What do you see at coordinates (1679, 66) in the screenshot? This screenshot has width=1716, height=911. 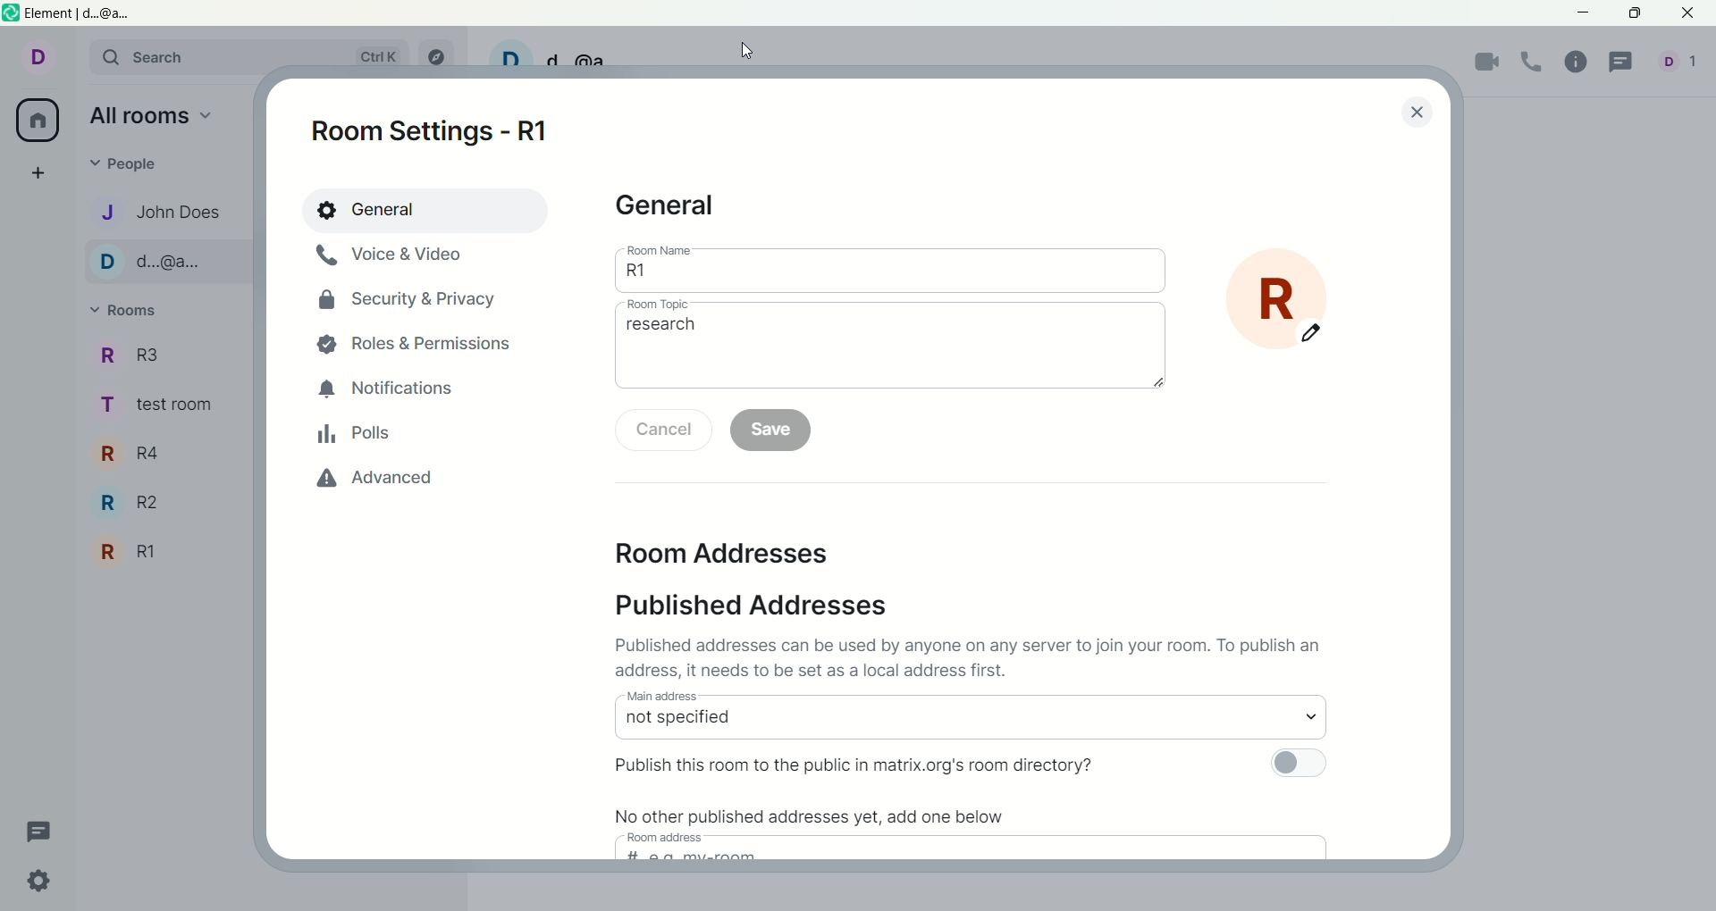 I see `d1 ` at bounding box center [1679, 66].